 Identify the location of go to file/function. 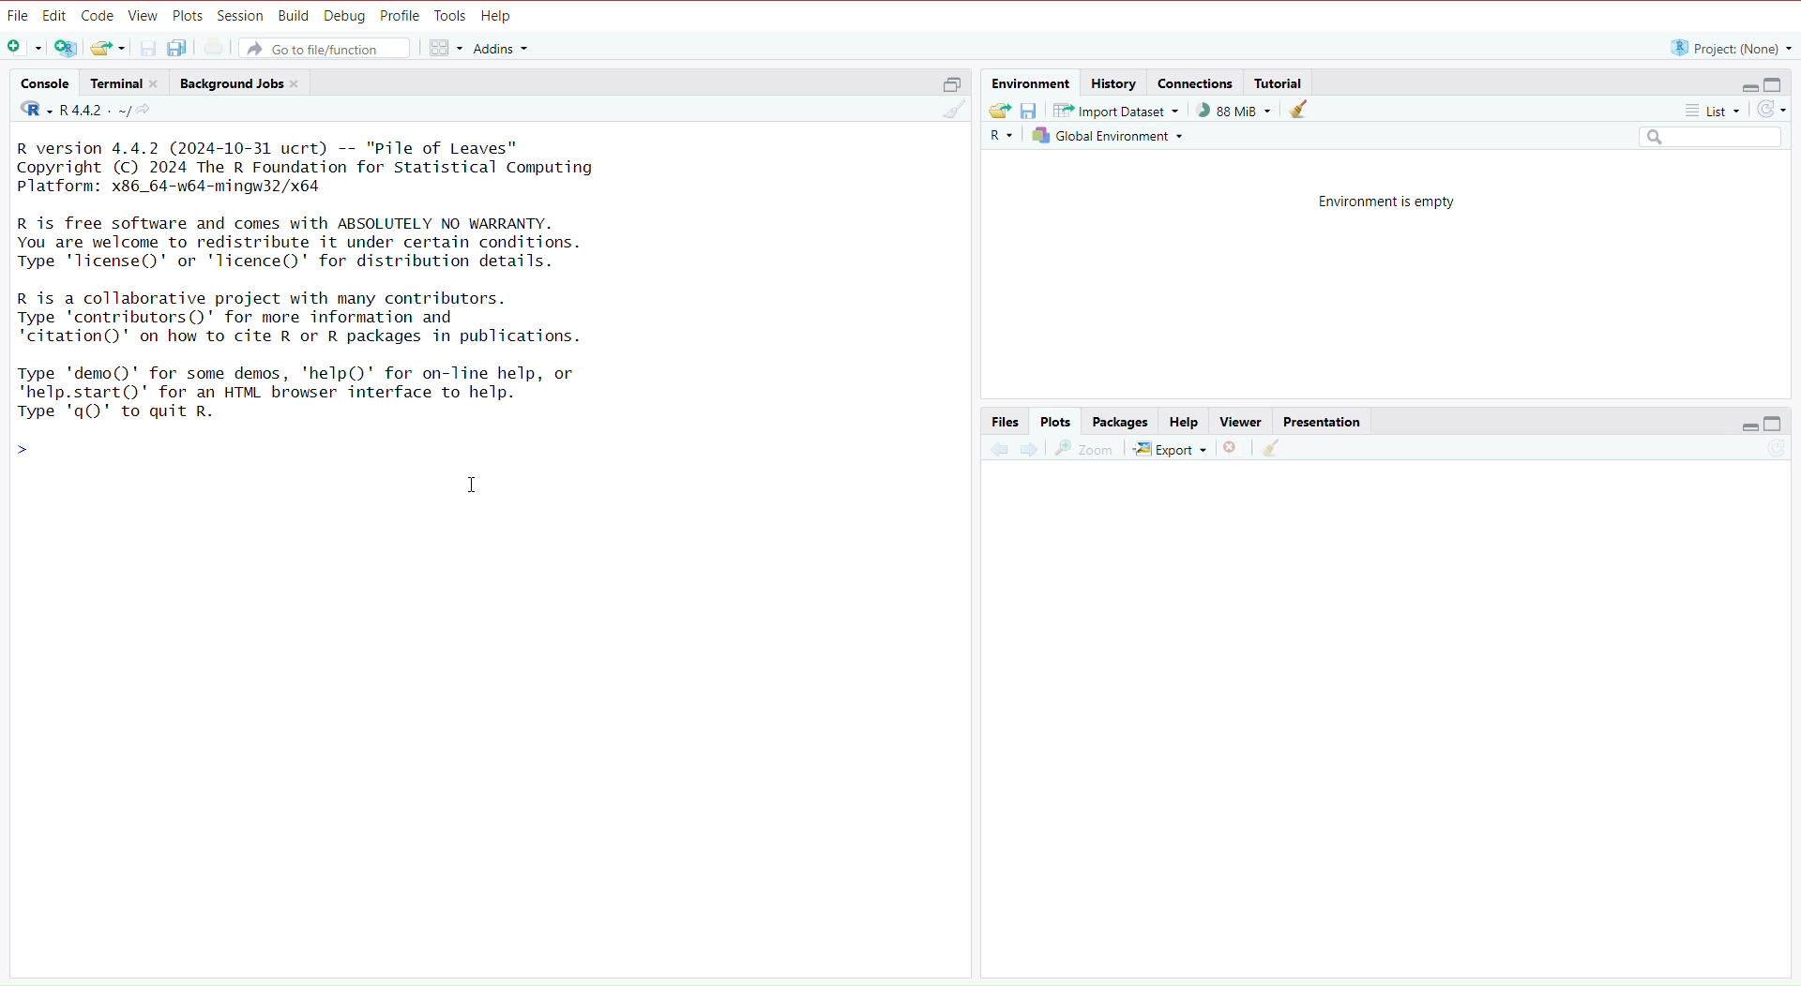
(329, 48).